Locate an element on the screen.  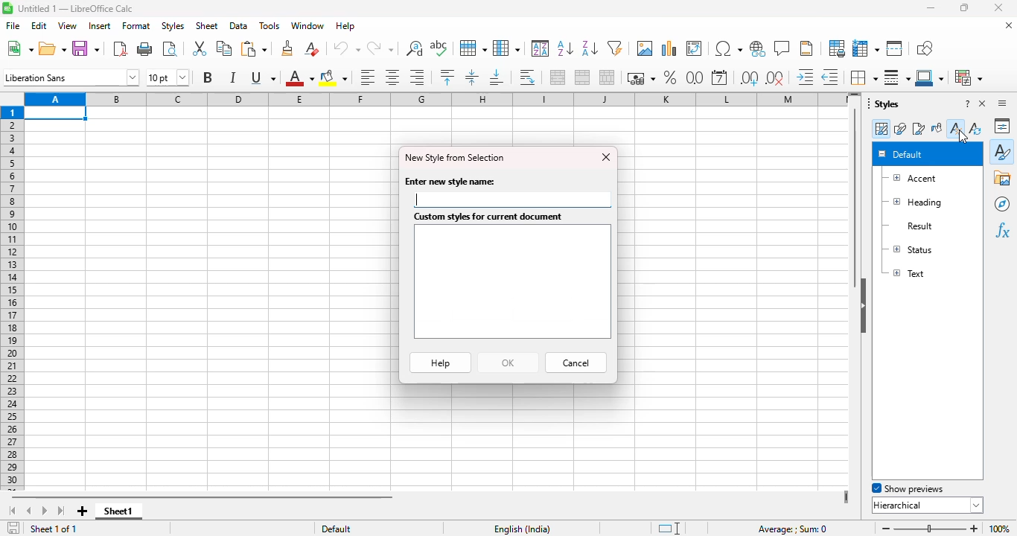
format as percent is located at coordinates (670, 77).